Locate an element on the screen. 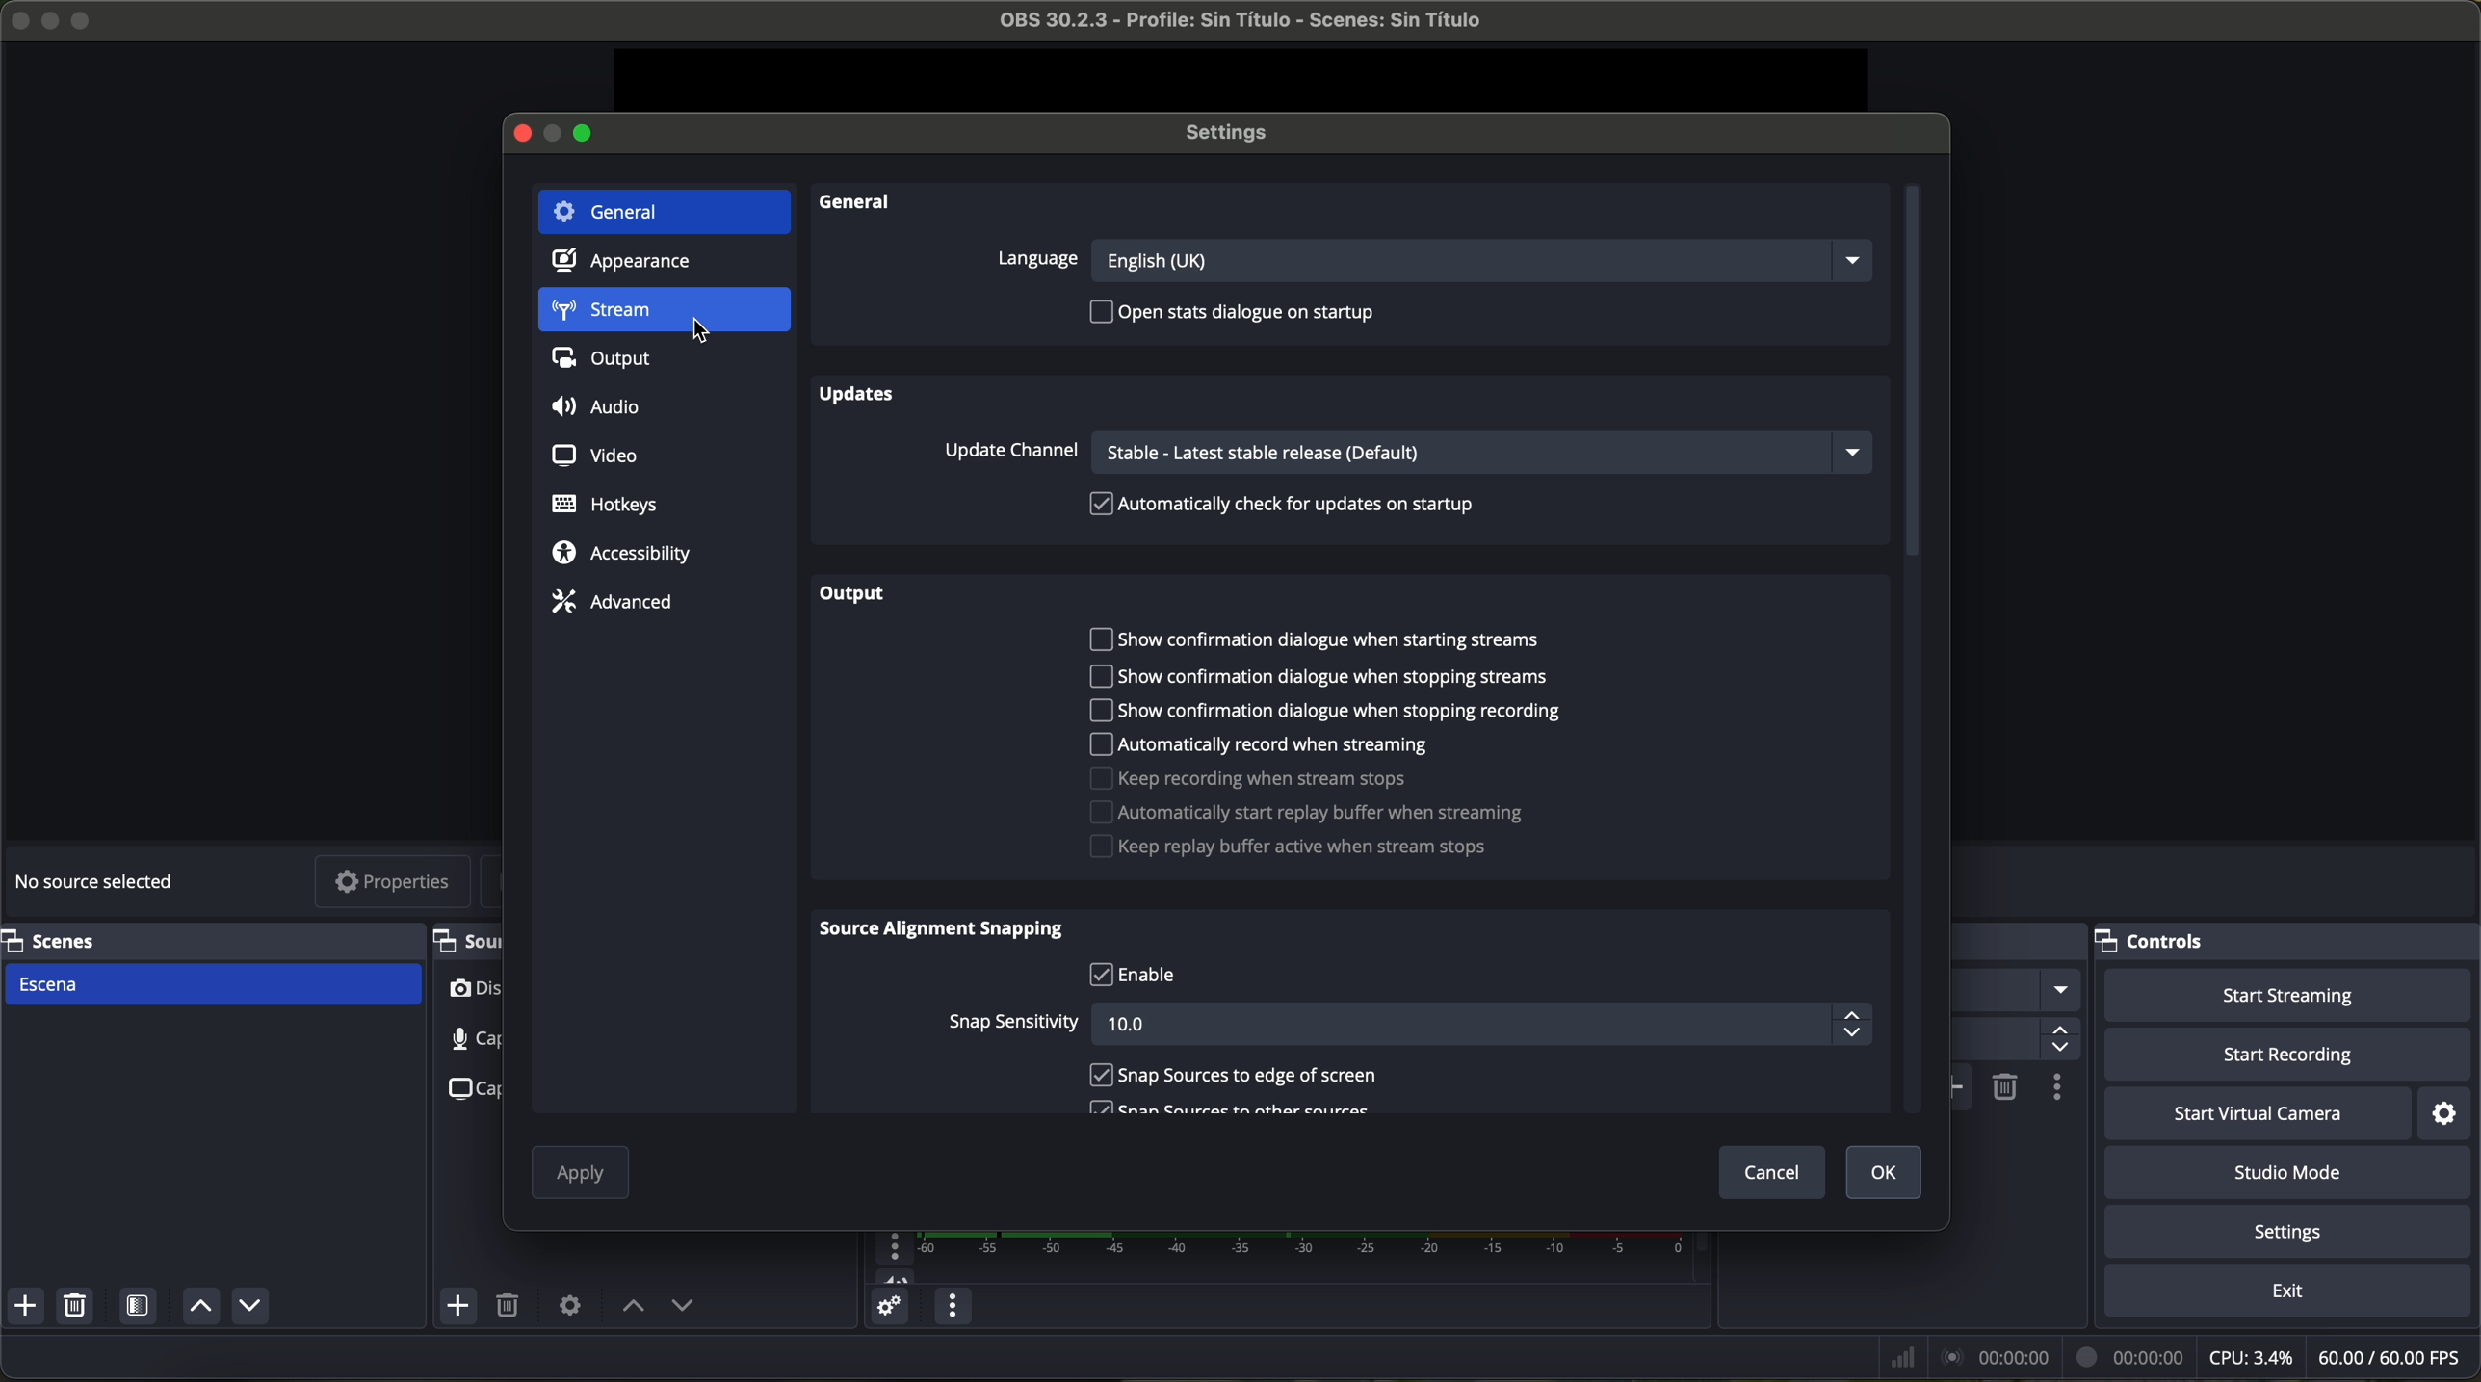 Image resolution: width=2481 pixels, height=1382 pixels. show confirmation dialogue when stopping streams is located at coordinates (1324, 677).